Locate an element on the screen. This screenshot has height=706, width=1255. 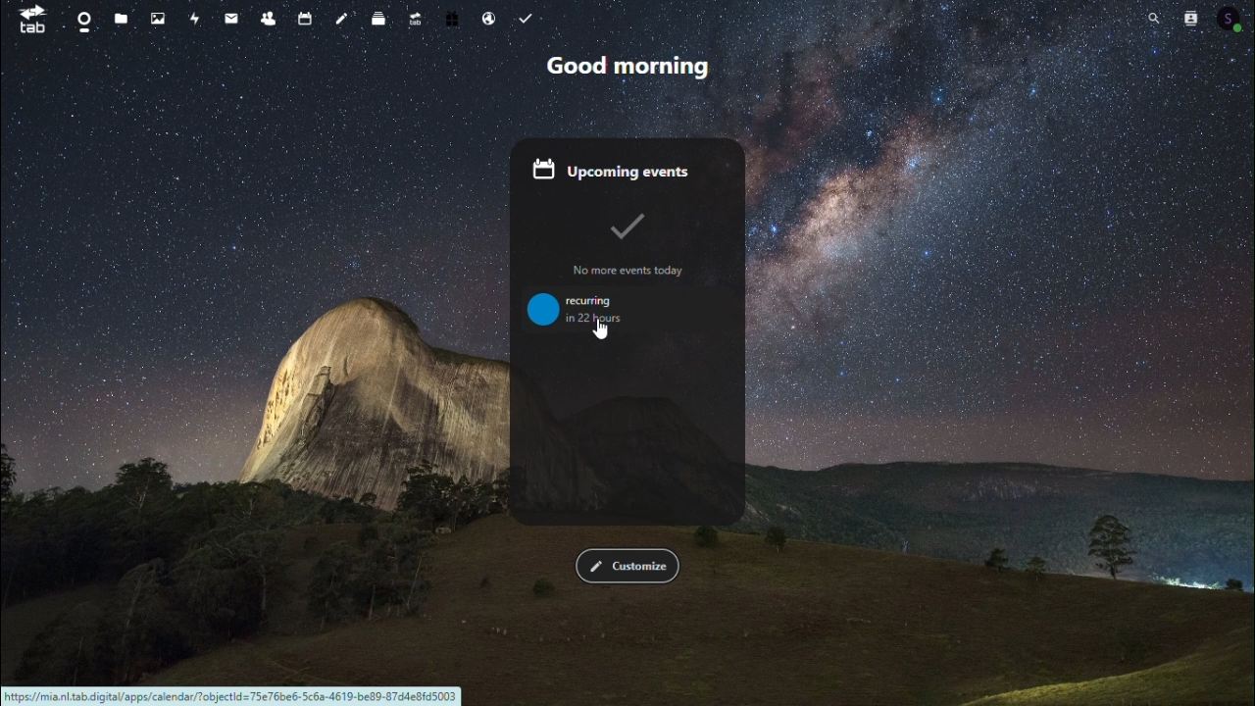
cursor is located at coordinates (605, 331).